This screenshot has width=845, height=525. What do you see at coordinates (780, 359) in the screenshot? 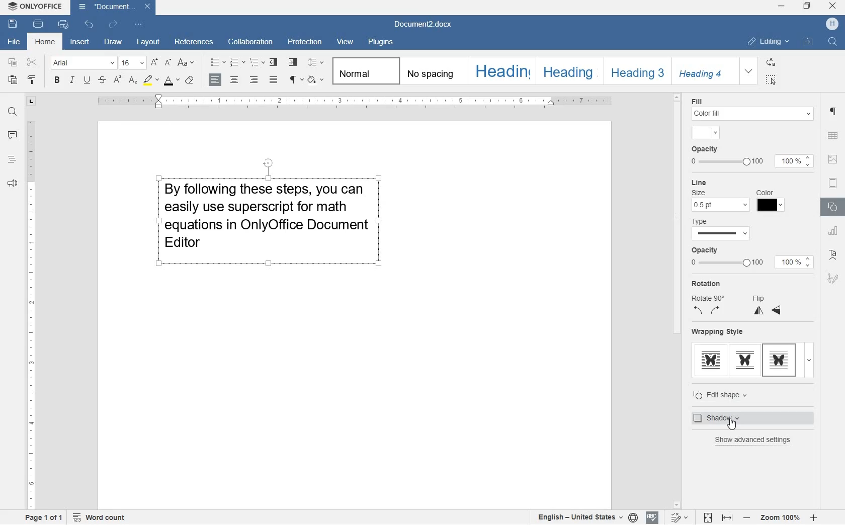
I see `in front of text` at bounding box center [780, 359].